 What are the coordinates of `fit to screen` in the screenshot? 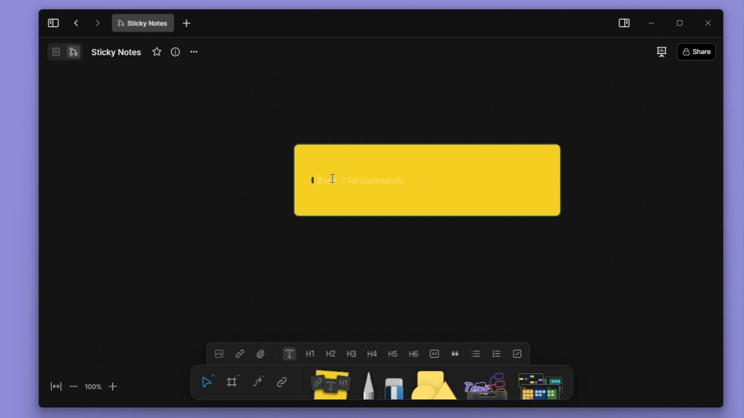 It's located at (52, 384).